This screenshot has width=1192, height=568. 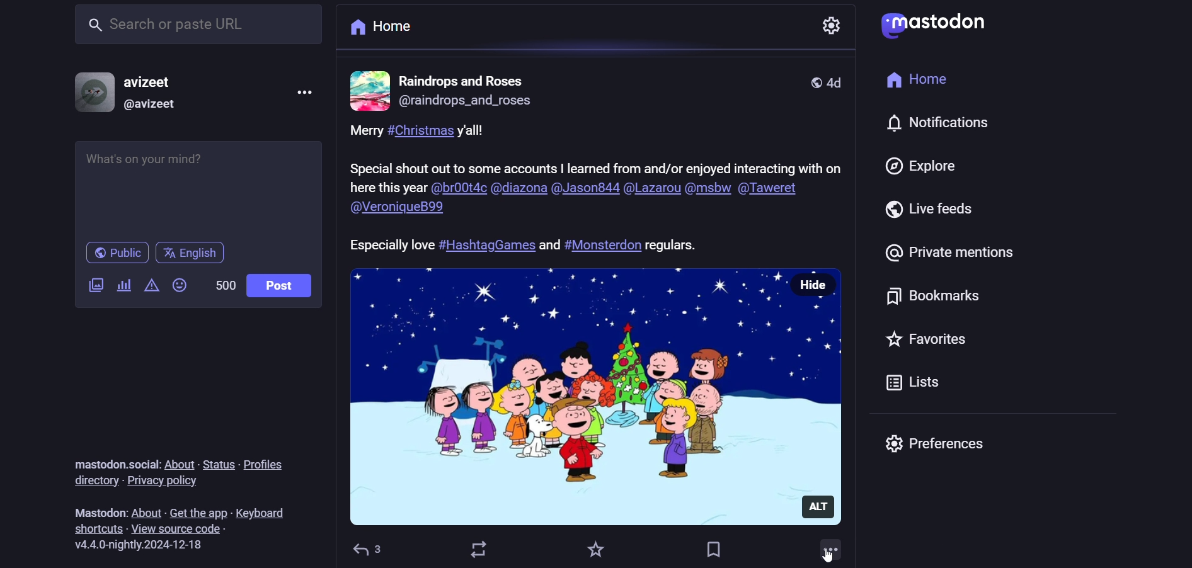 What do you see at coordinates (567, 395) in the screenshot?
I see `post pic` at bounding box center [567, 395].